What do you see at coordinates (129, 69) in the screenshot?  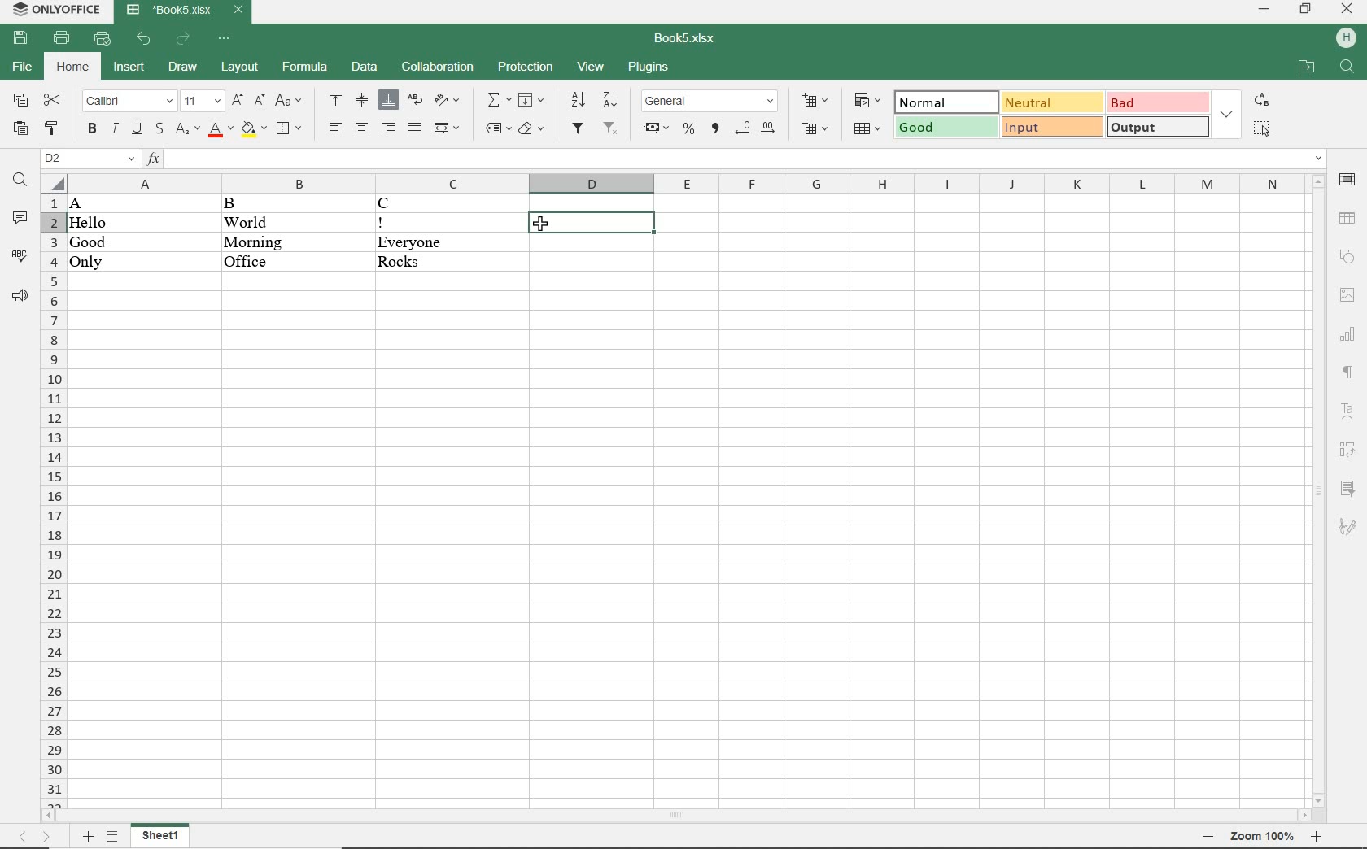 I see `insert` at bounding box center [129, 69].